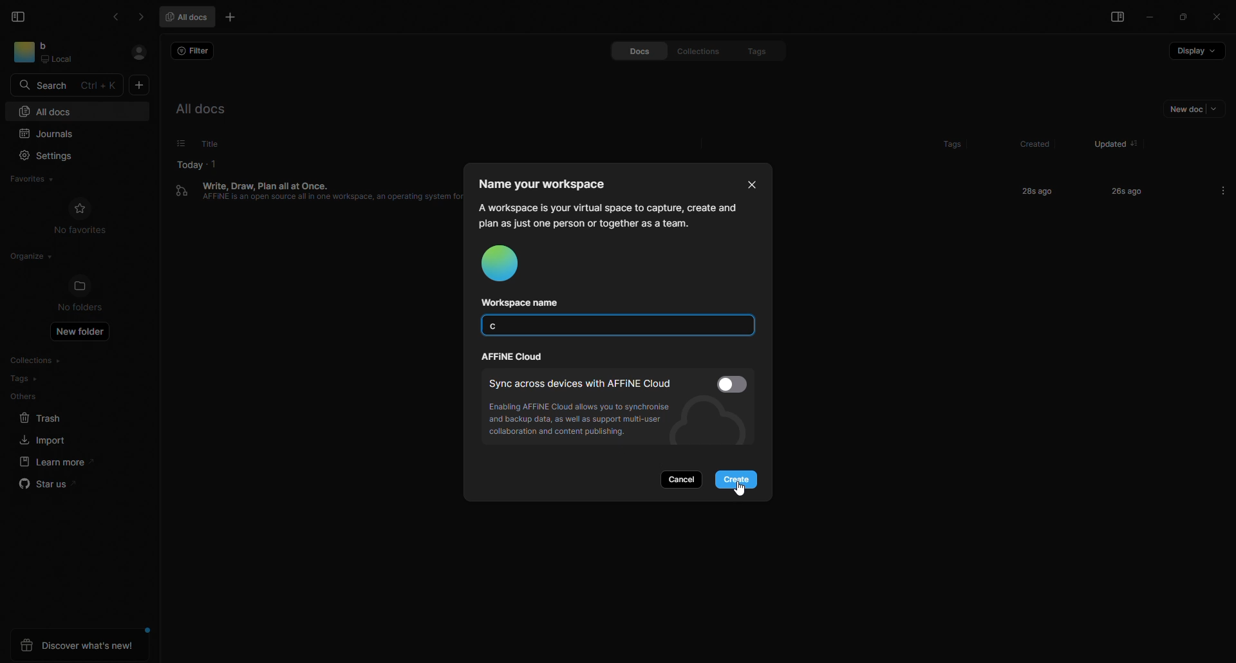  I want to click on collections, so click(693, 51).